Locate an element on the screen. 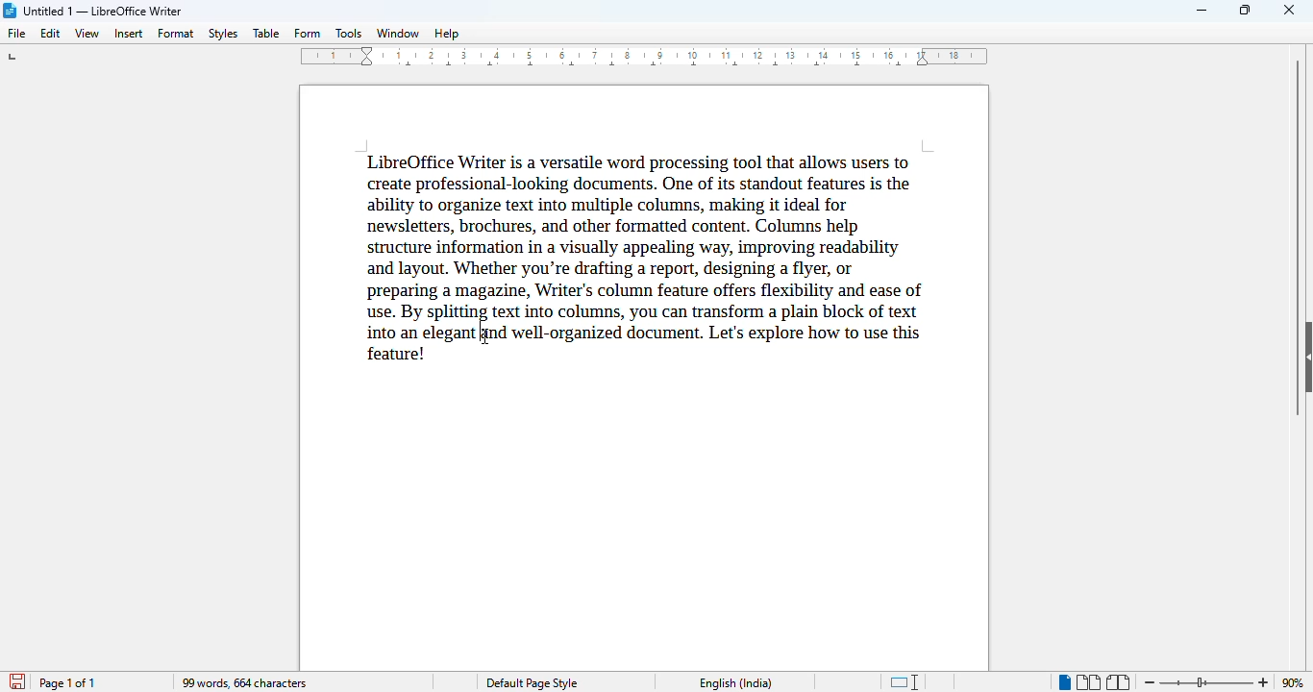 This screenshot has height=692, width=1313. LibreOffice Writer is a versatile word processing tool that allows users to create professional-looking documents. One of its standout features is the ability to organize text into multiple columns, making it ideal for newsletters, brochures, and other formatted content. Columns help structure information in a visually appealing way, improving readability and layout. Whether you're drafting a report, designing a flyer, or preparing a magazine, Writer's column feature offers flexibility and ease of use. By splitting text into columns, you can transform a plain block of text into an elegant and well-organized document. Let's explore how to use this feature! is located at coordinates (637, 259).